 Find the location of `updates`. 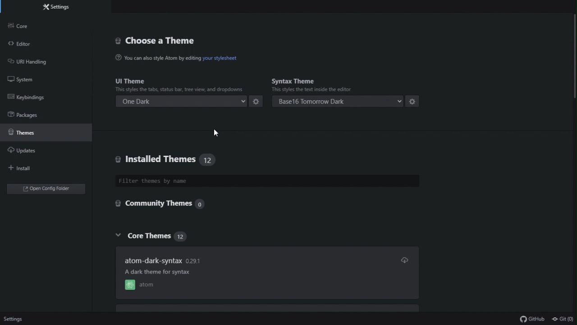

updates is located at coordinates (40, 151).